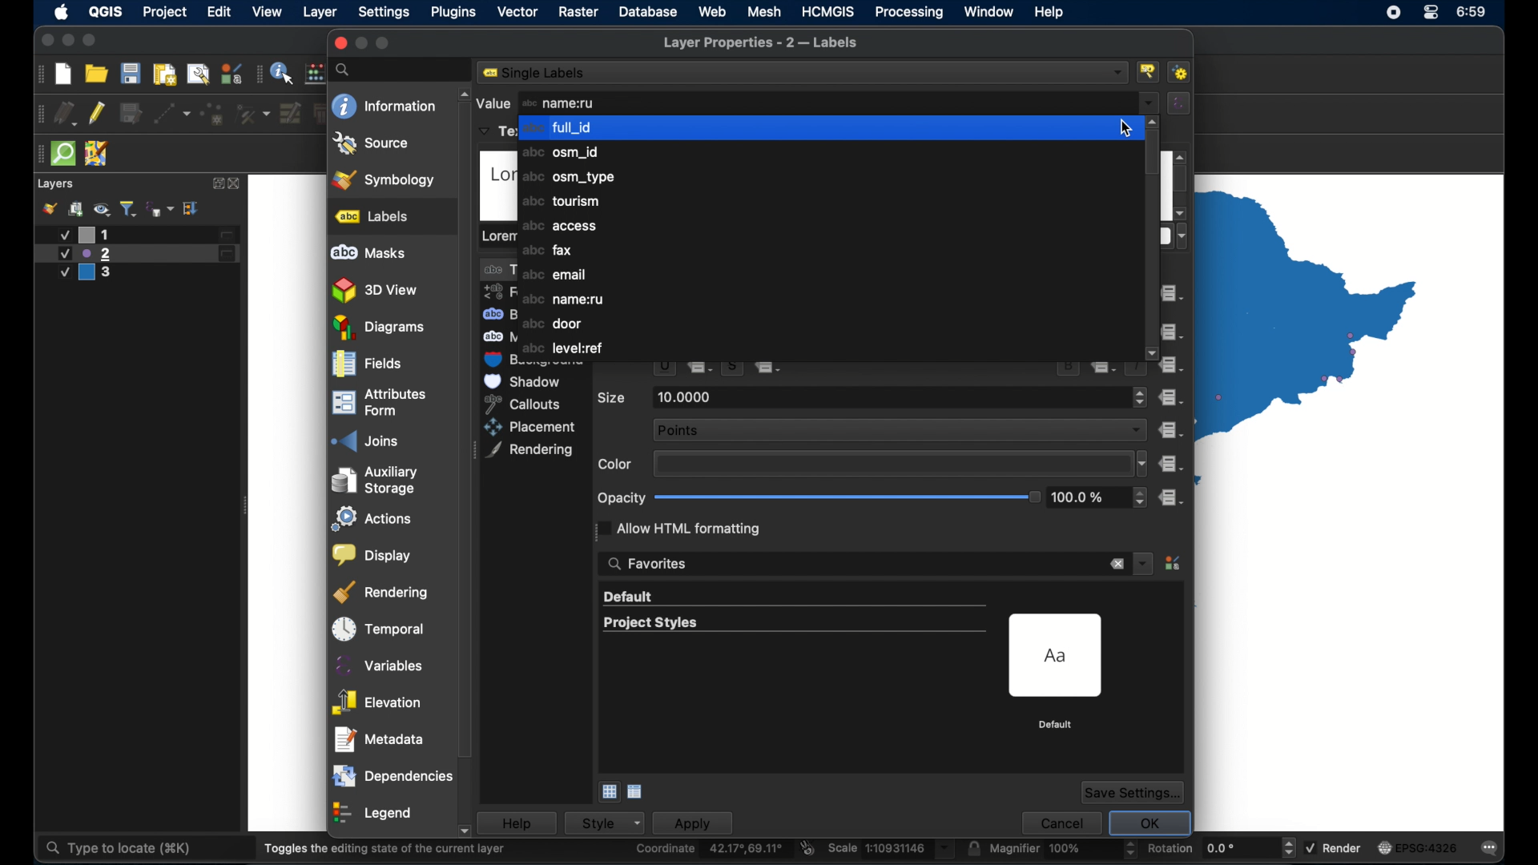 The image size is (1538, 865). I want to click on allow html formatting, so click(682, 528).